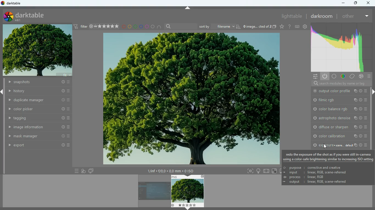  Describe the element at coordinates (306, 27) in the screenshot. I see `settings` at that location.